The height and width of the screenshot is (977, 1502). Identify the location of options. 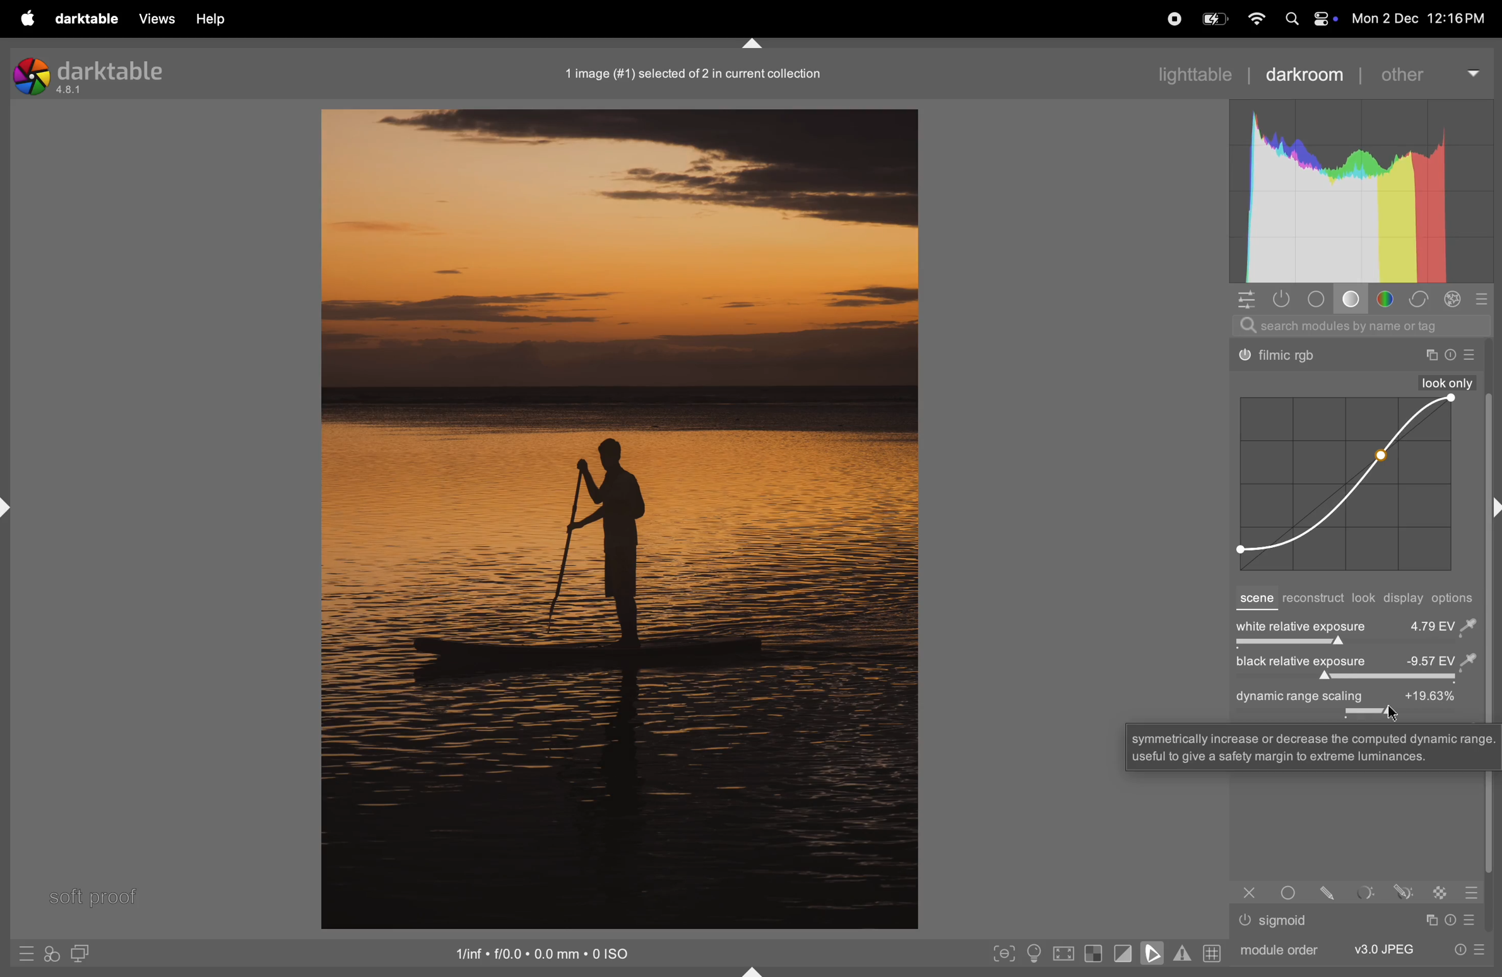
(1457, 598).